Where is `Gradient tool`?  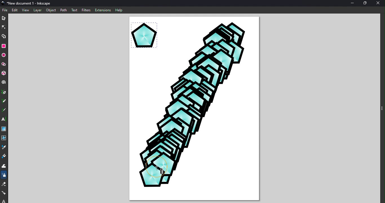
Gradient tool is located at coordinates (4, 129).